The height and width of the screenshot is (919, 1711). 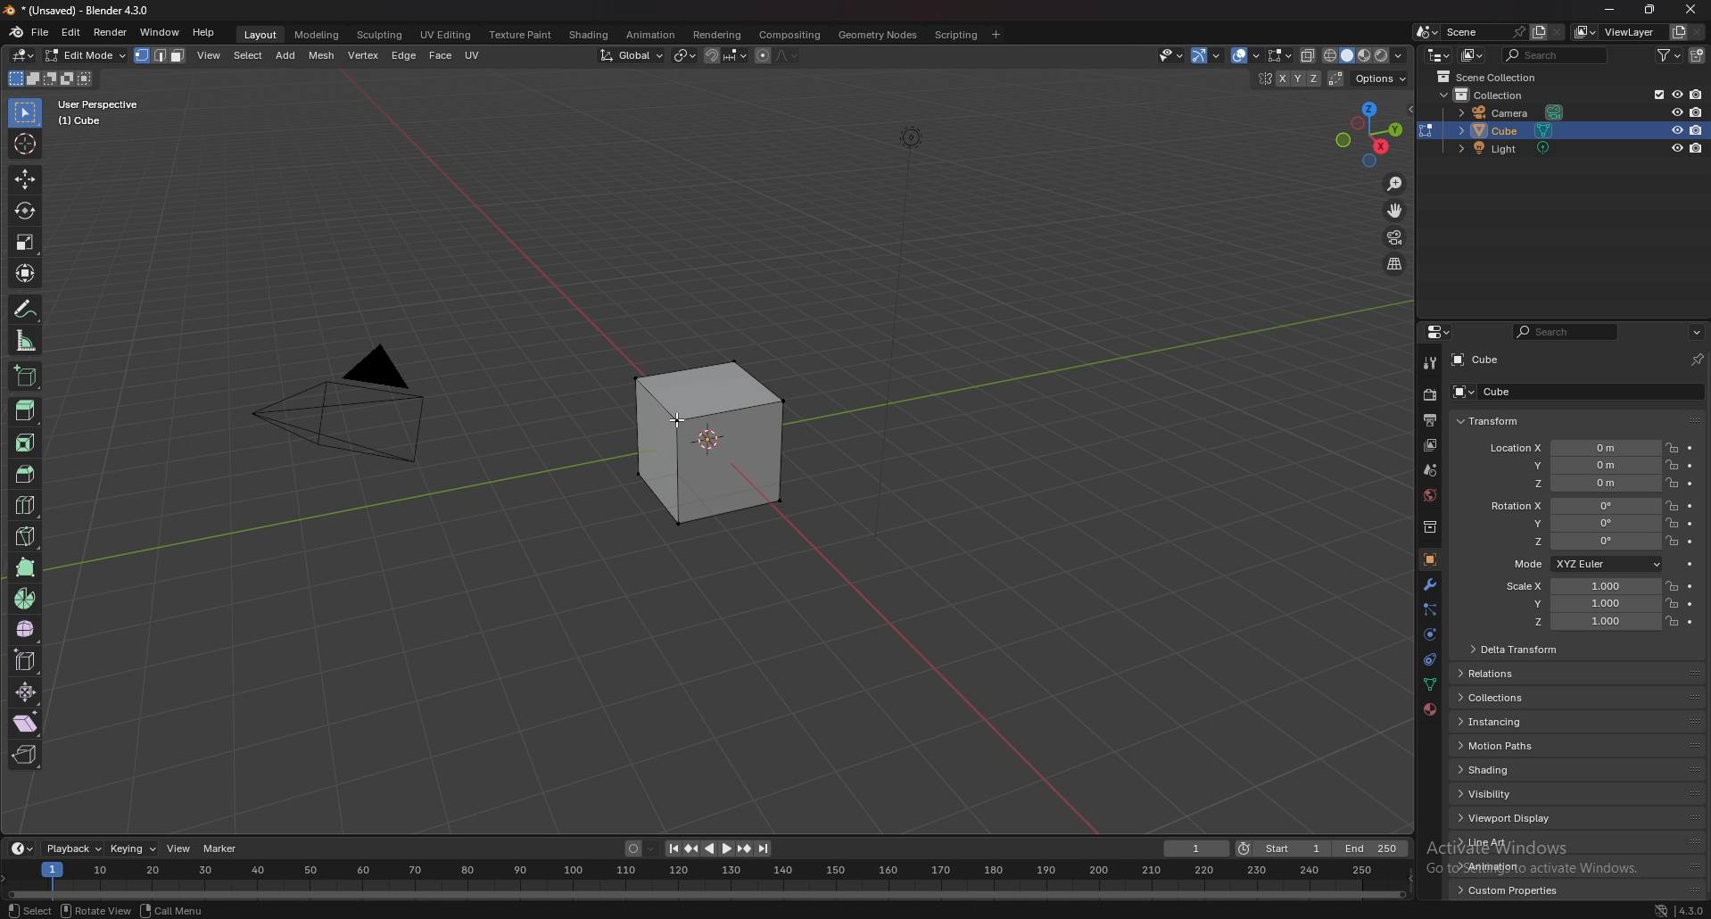 I want to click on location y, so click(x=1572, y=465).